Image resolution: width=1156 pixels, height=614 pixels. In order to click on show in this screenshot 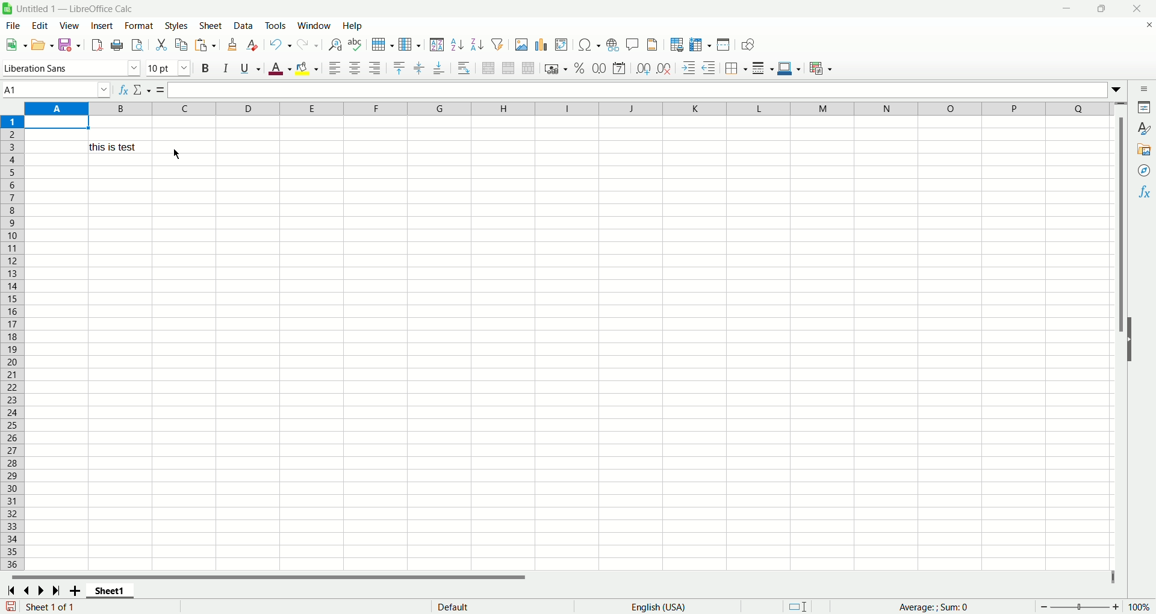, I will do `click(1131, 339)`.